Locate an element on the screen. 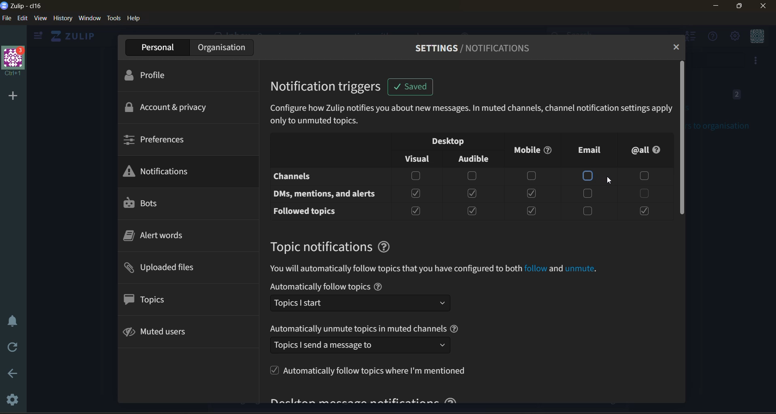 The height and width of the screenshot is (414, 776). muted users is located at coordinates (166, 332).